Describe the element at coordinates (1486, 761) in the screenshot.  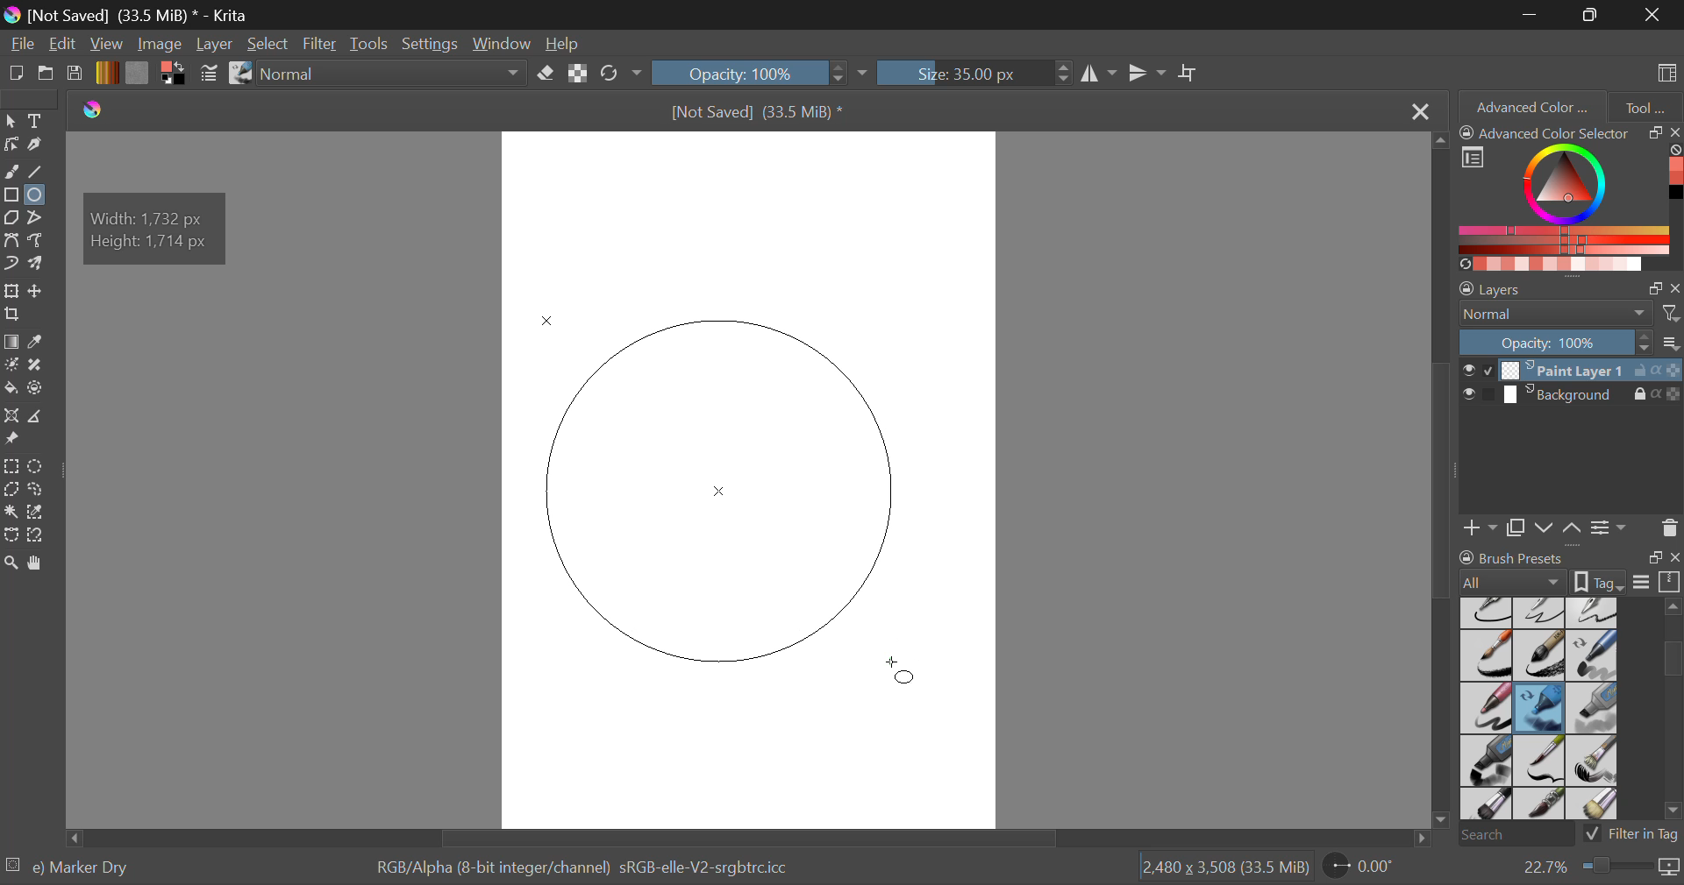
I see `Marker Plain` at that location.